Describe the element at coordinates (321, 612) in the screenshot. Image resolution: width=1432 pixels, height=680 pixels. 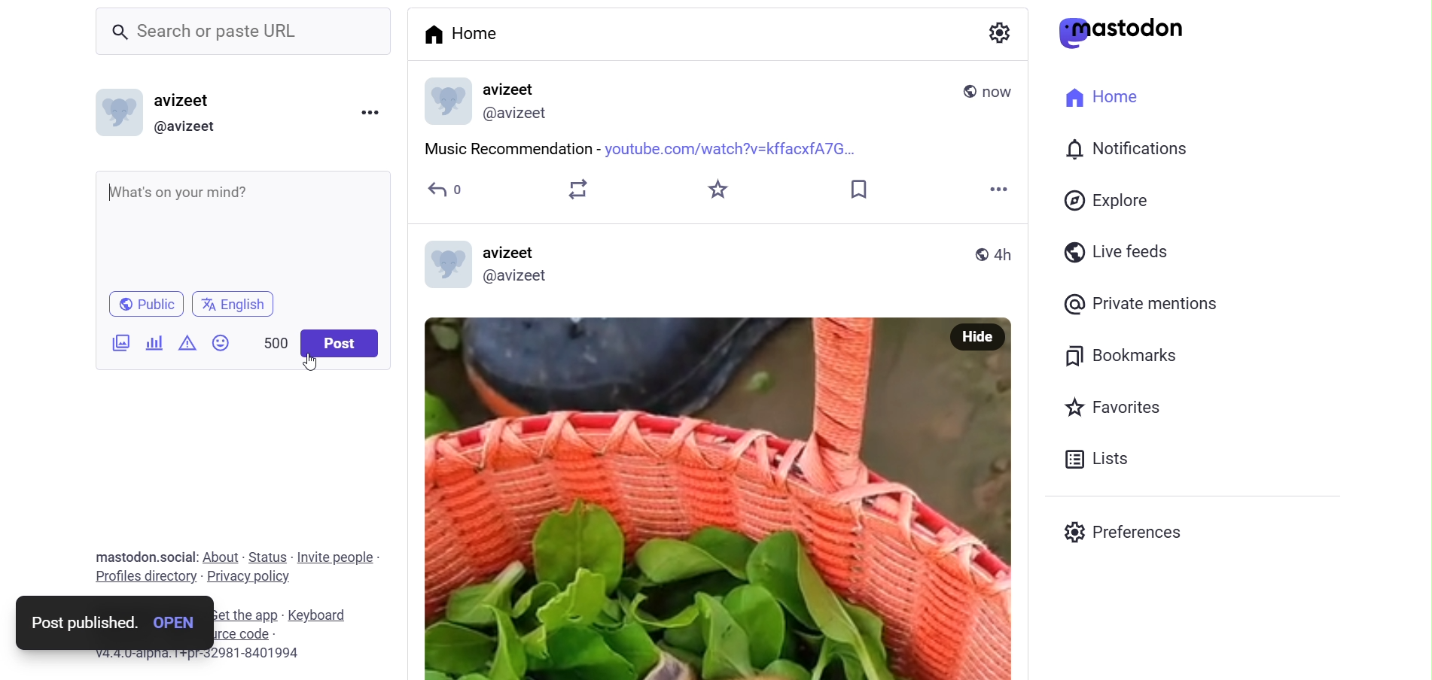
I see `keyboard` at that location.